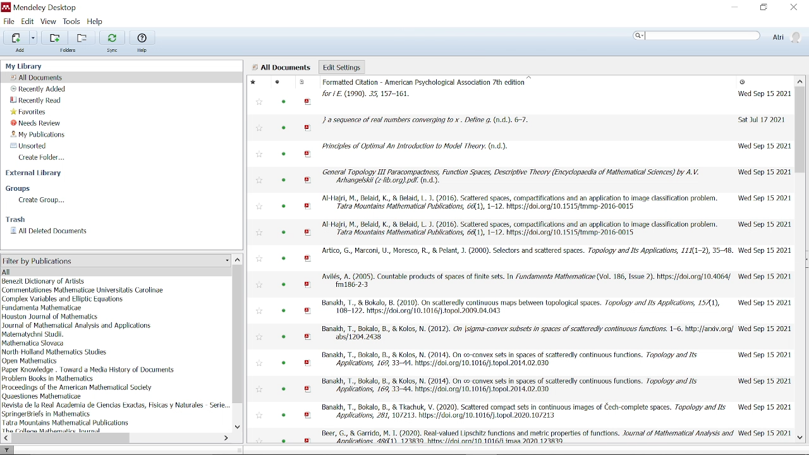 Image resolution: width=809 pixels, height=455 pixels. Describe the element at coordinates (260, 259) in the screenshot. I see `favourite` at that location.